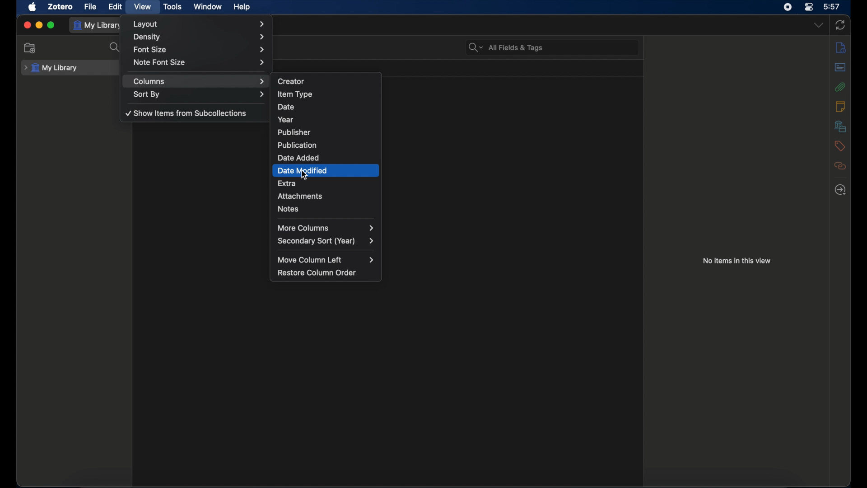 Image resolution: width=867 pixels, height=488 pixels. Describe the element at coordinates (201, 62) in the screenshot. I see `note font size` at that location.